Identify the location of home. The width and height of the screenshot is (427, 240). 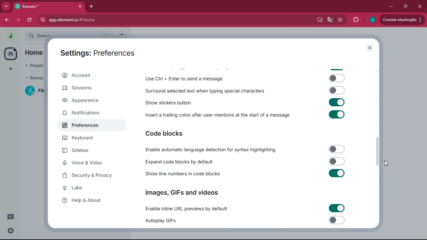
(32, 52).